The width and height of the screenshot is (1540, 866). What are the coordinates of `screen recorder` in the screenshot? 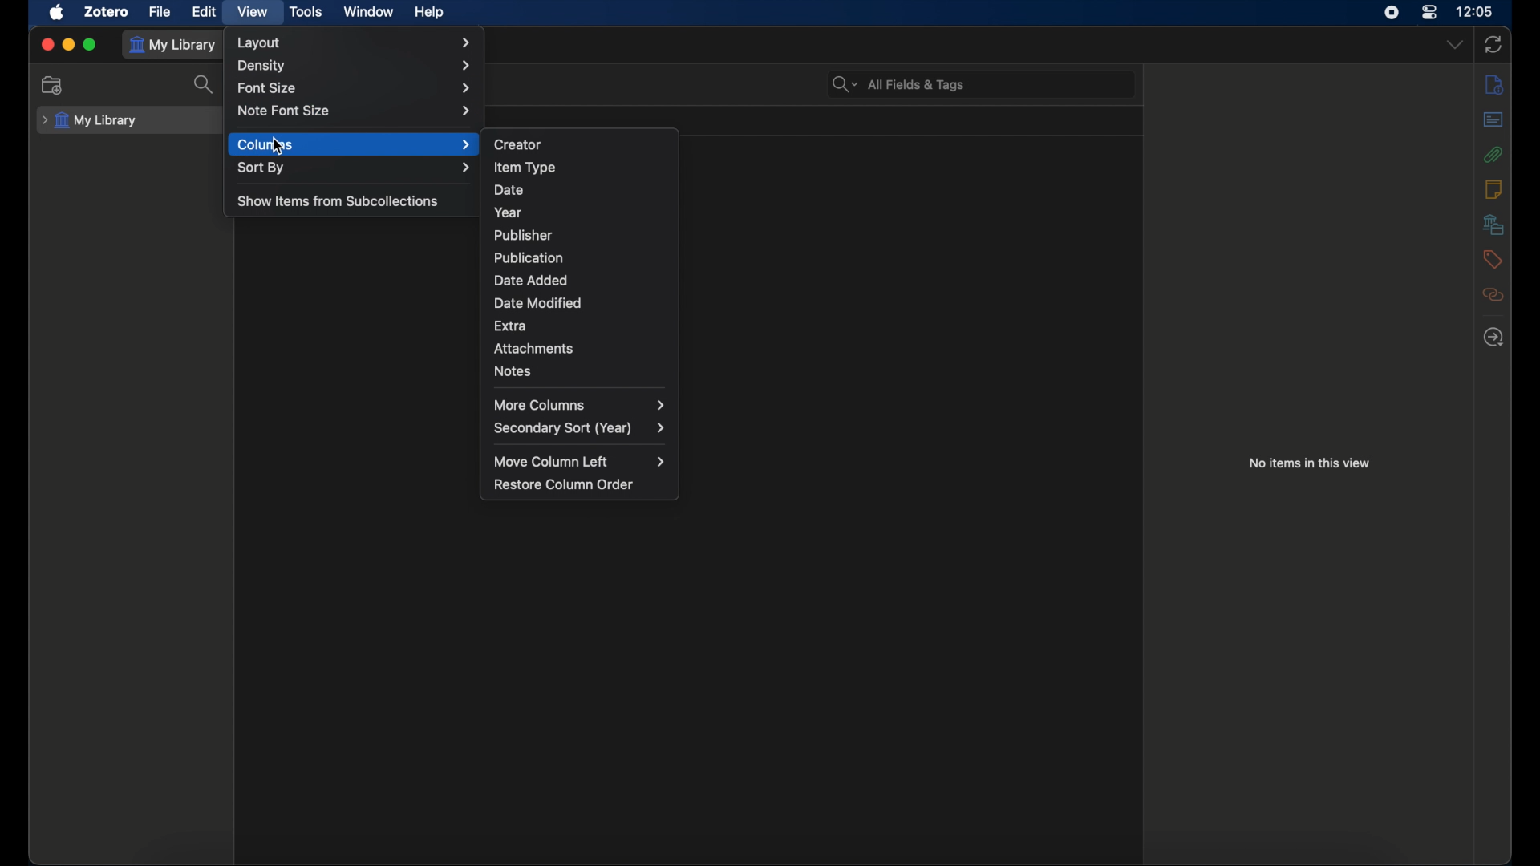 It's located at (1390, 13).